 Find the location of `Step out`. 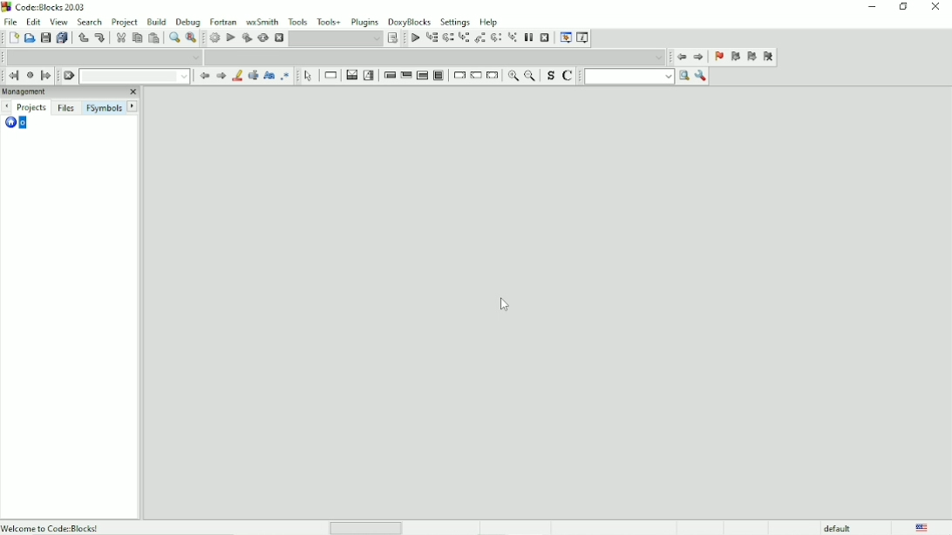

Step out is located at coordinates (479, 39).